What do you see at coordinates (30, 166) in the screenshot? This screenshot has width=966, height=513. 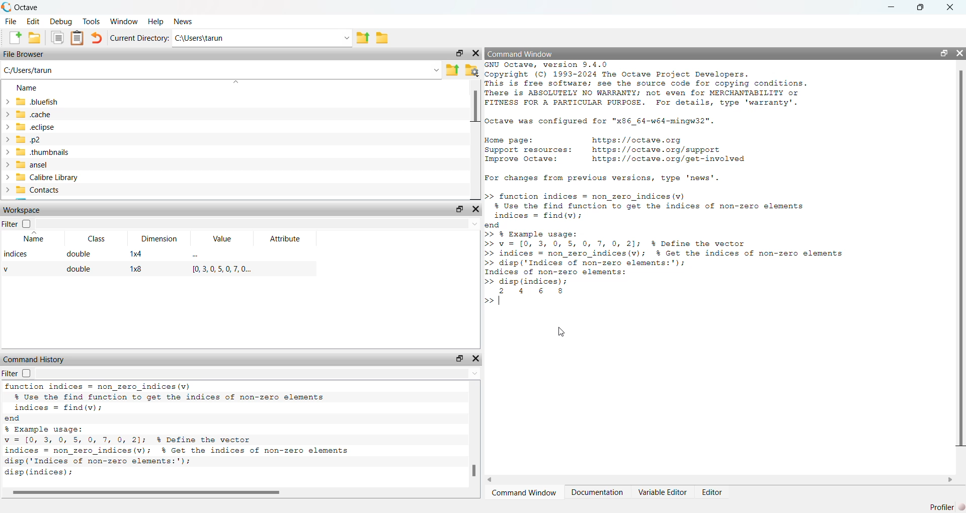 I see `ansel` at bounding box center [30, 166].